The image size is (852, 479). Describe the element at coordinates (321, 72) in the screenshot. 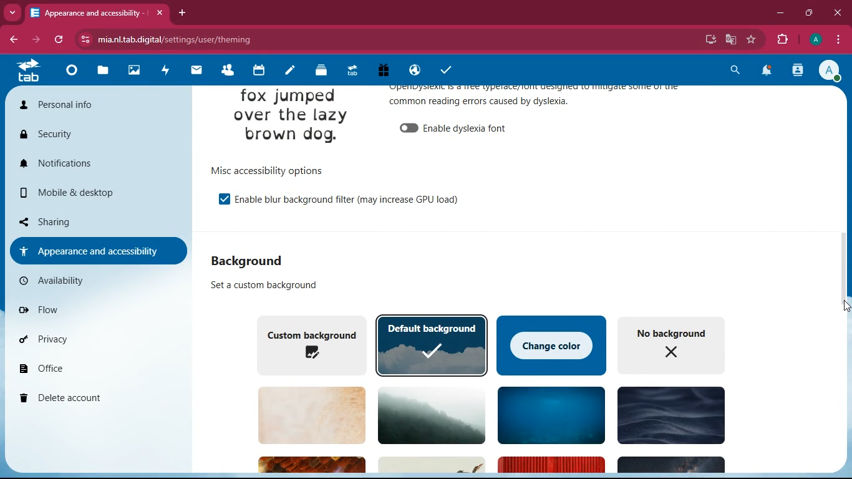

I see `layers` at that location.